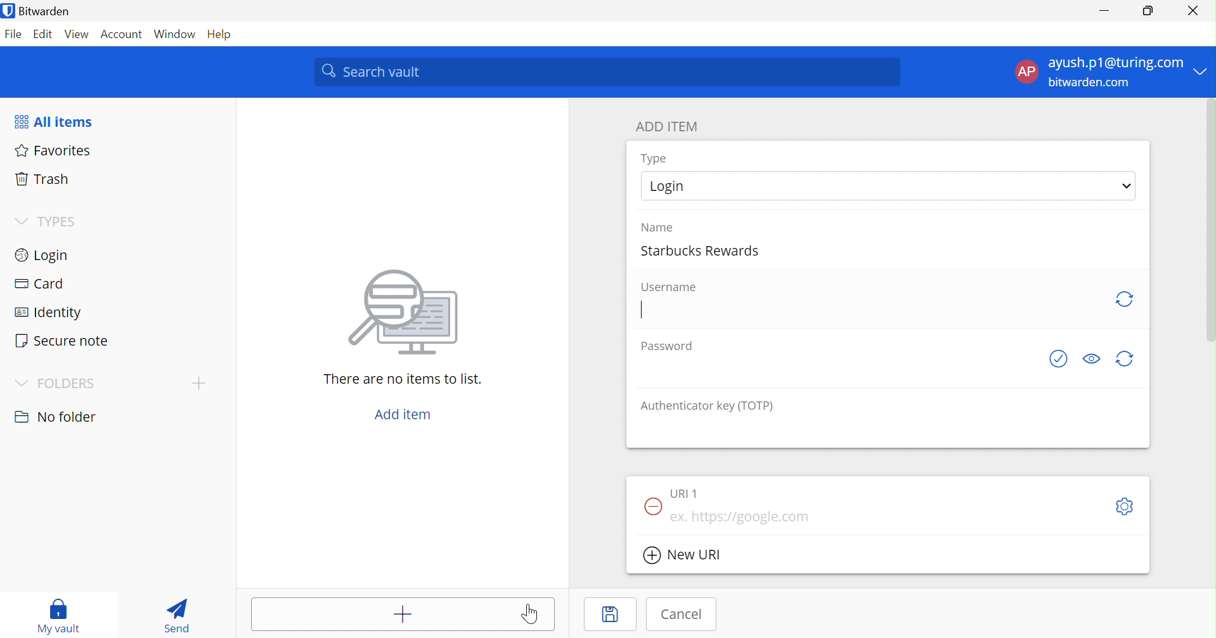 The height and width of the screenshot is (638, 1216). What do you see at coordinates (22, 222) in the screenshot?
I see `Drop Down` at bounding box center [22, 222].